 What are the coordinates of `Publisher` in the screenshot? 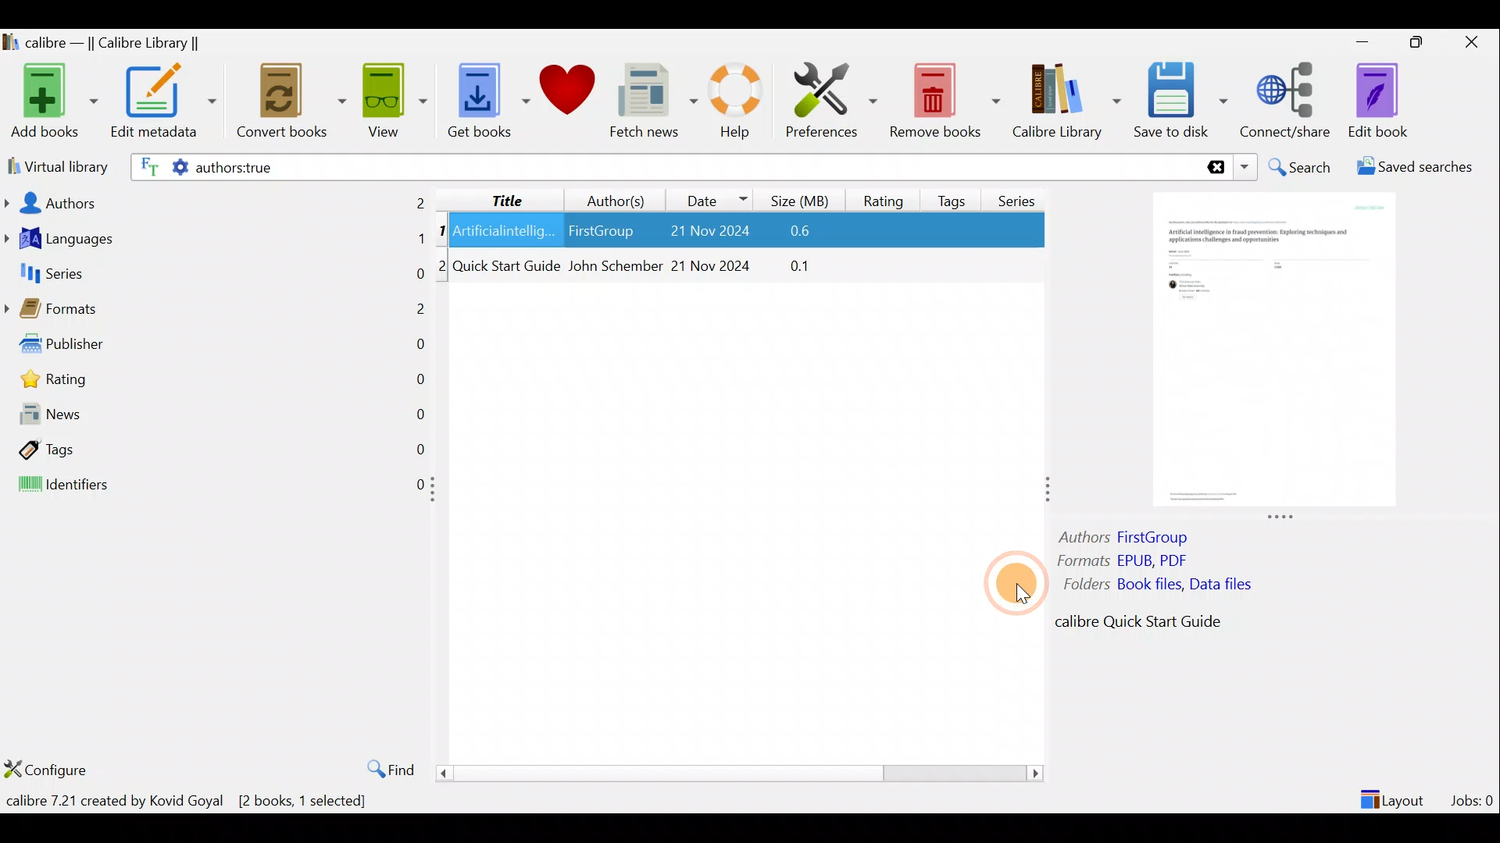 It's located at (217, 347).